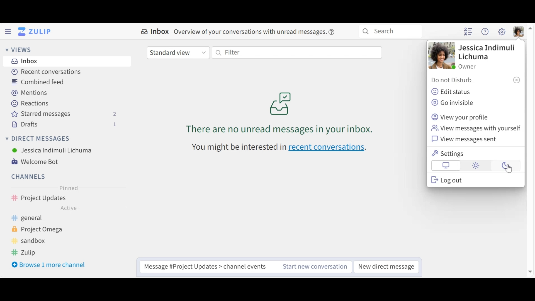 The image size is (535, 301). I want to click on Help menu, so click(486, 32).